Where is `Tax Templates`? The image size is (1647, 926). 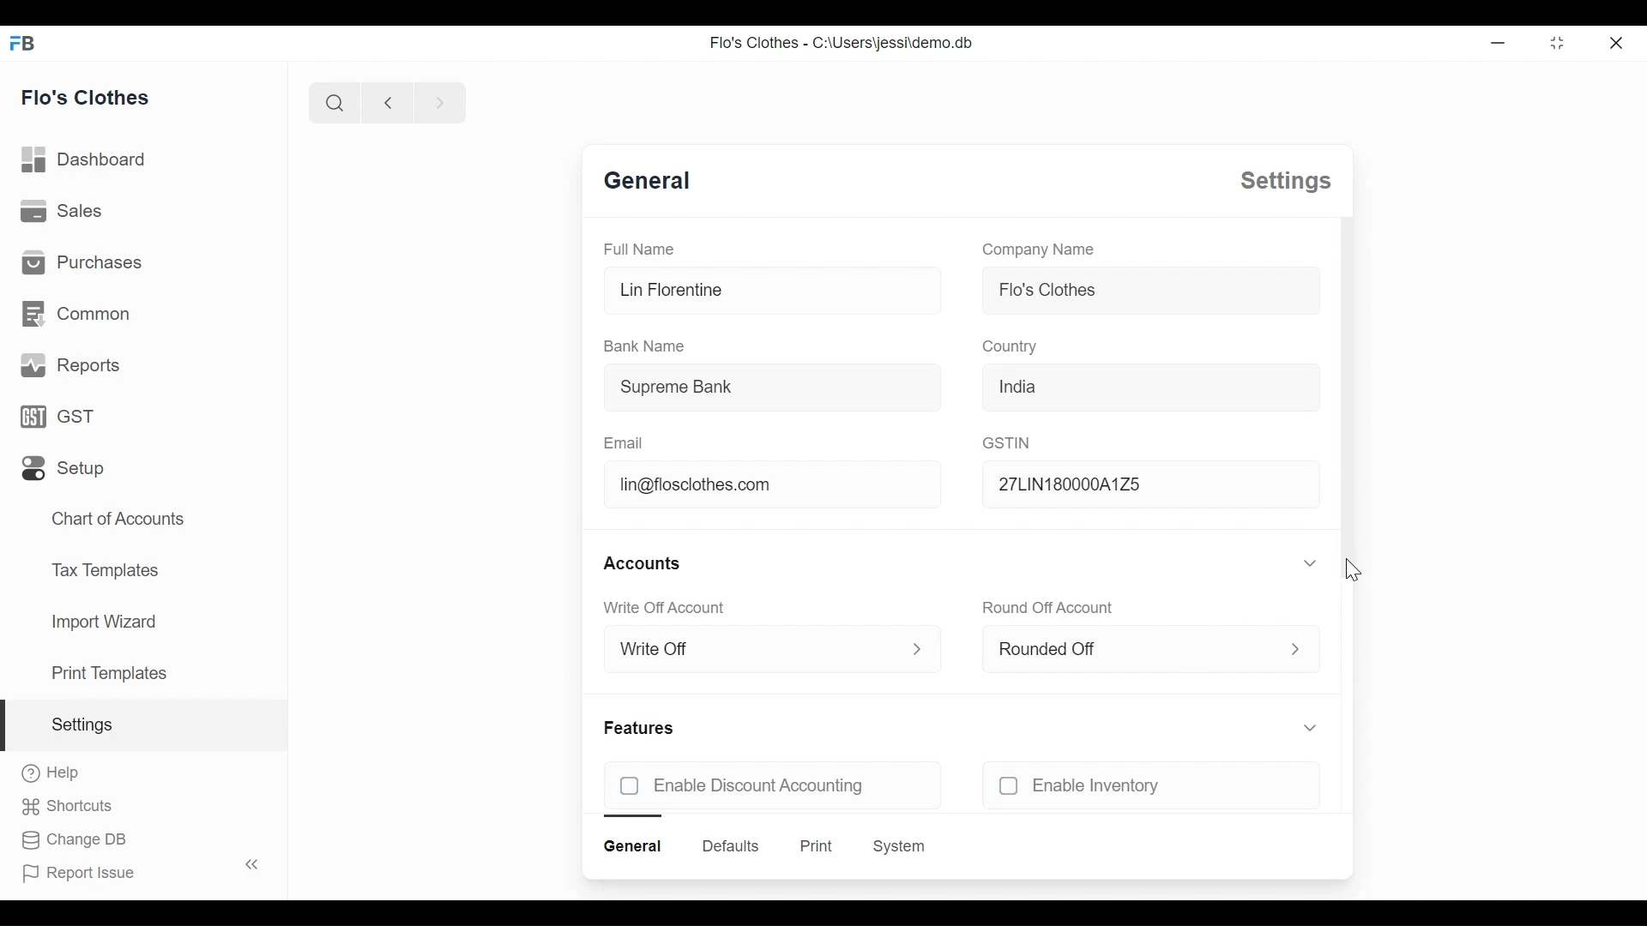 Tax Templates is located at coordinates (105, 569).